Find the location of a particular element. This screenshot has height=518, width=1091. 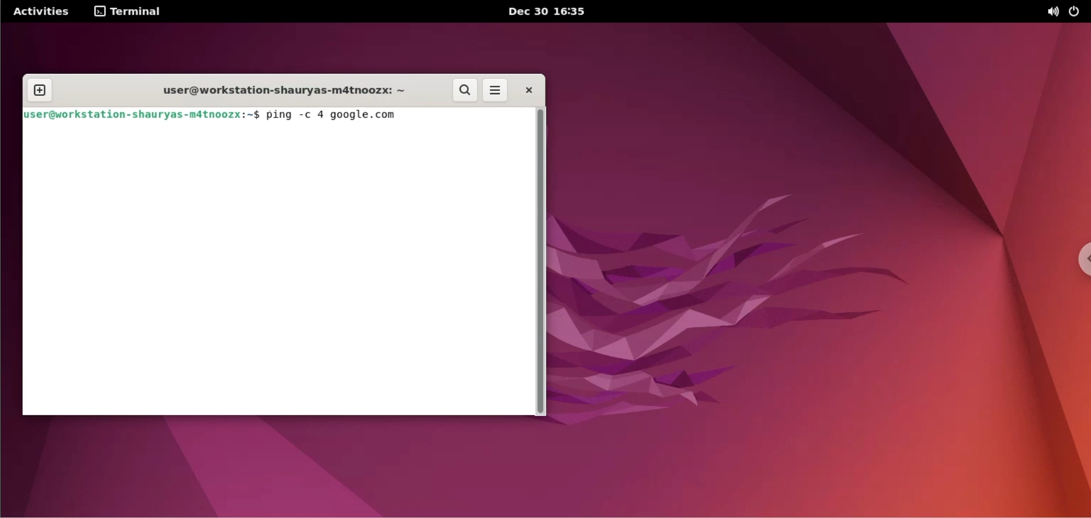

scrollbar is located at coordinates (543, 262).